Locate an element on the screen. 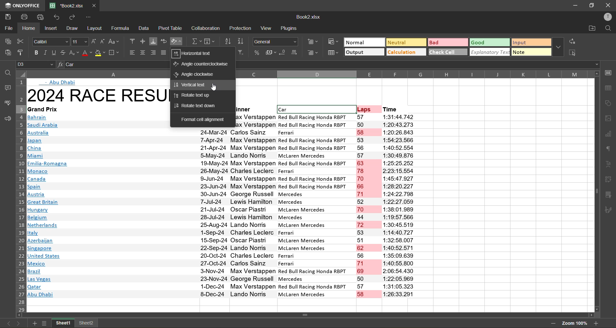  rotate text up is located at coordinates (194, 94).